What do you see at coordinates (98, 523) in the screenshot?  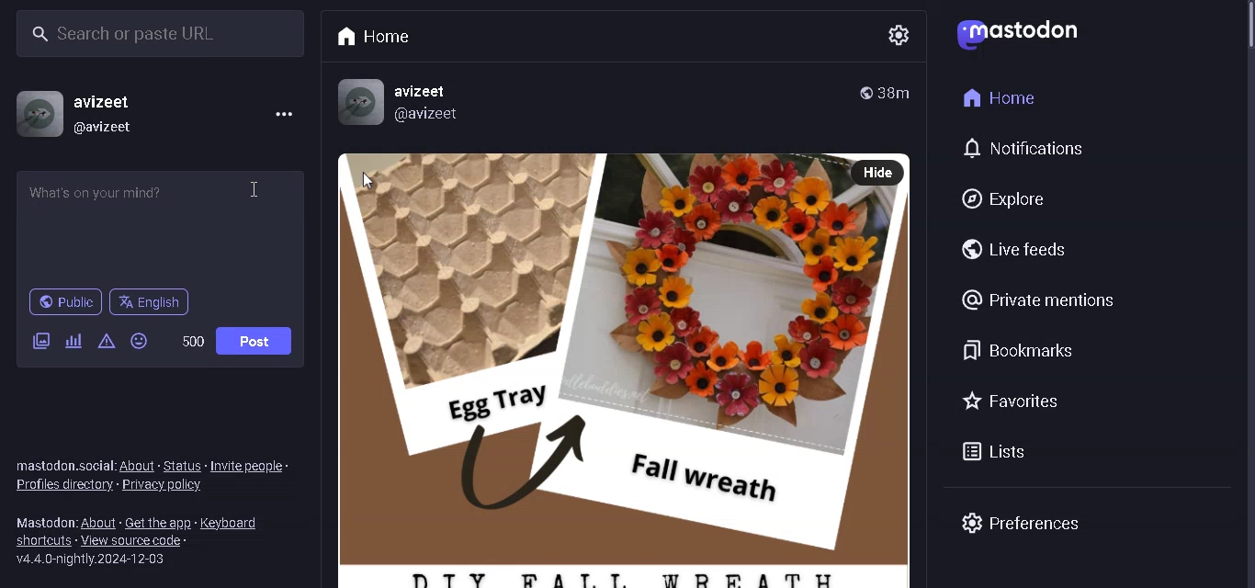 I see `about` at bounding box center [98, 523].